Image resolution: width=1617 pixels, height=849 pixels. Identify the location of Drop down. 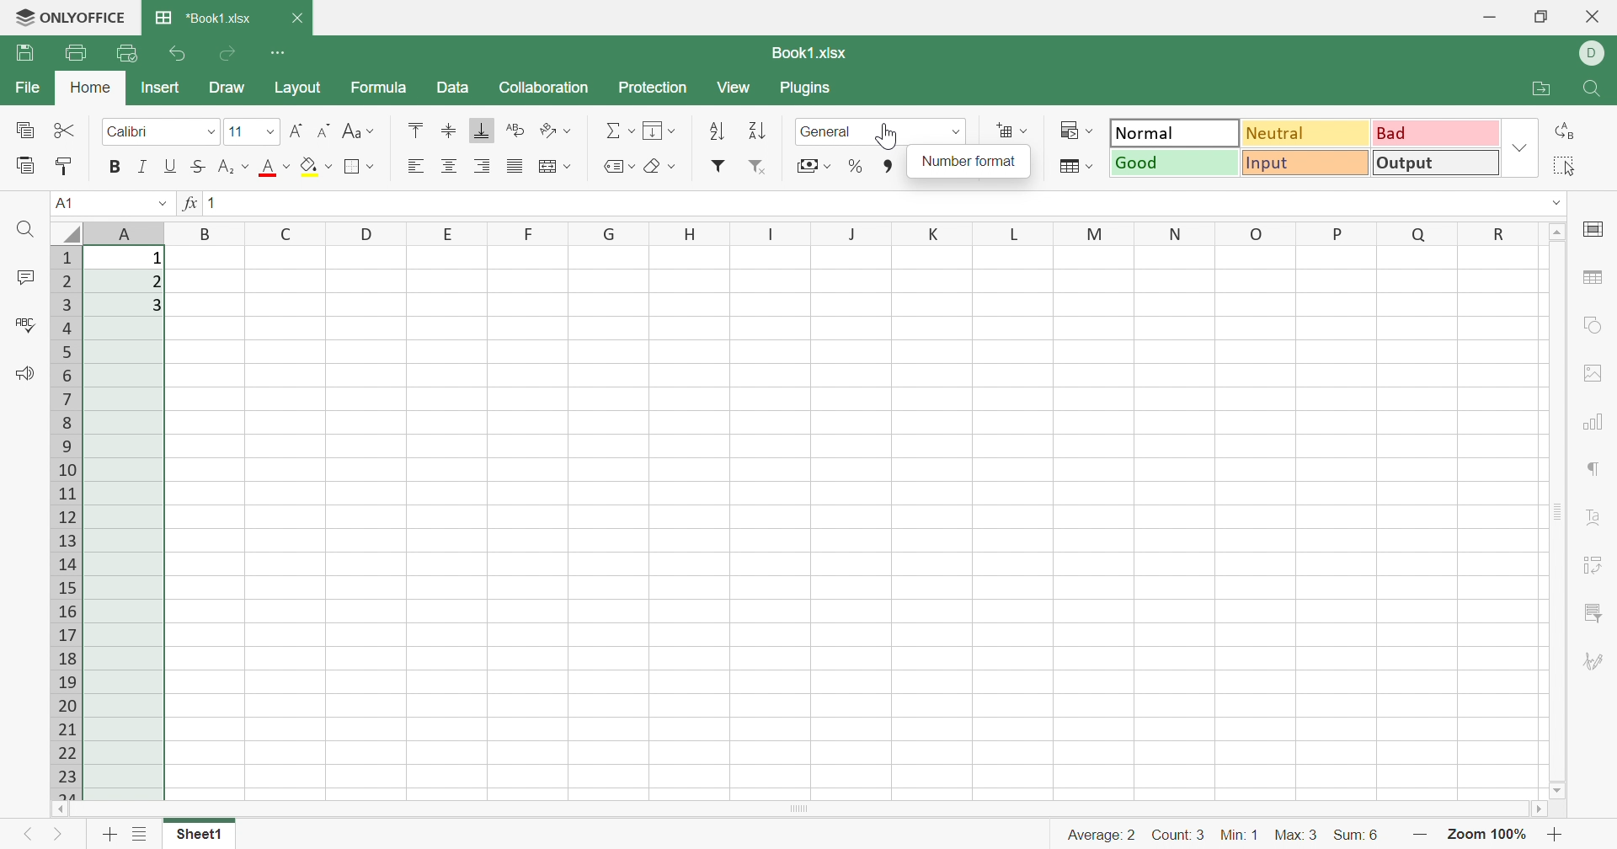
(161, 202).